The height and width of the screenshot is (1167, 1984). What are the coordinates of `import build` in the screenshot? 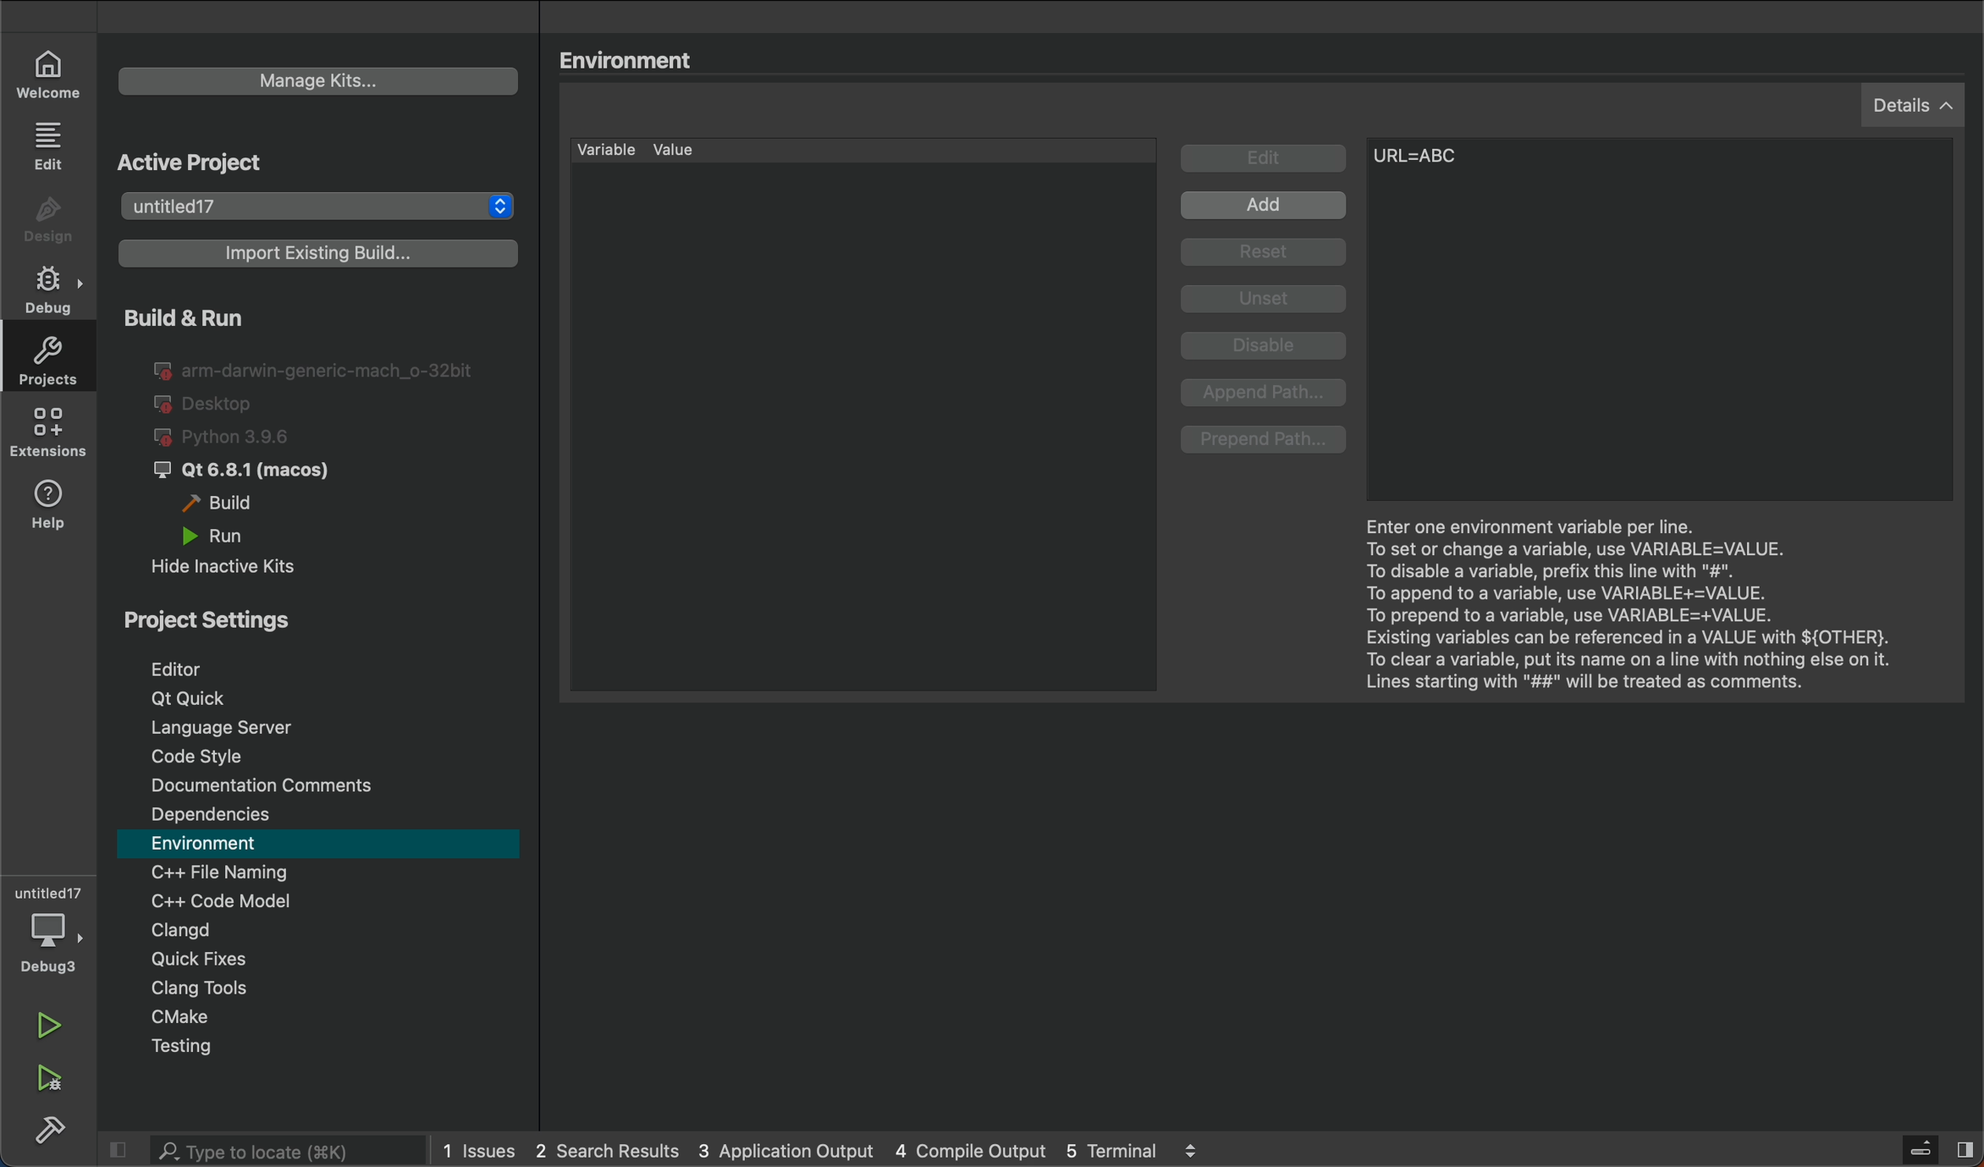 It's located at (314, 260).